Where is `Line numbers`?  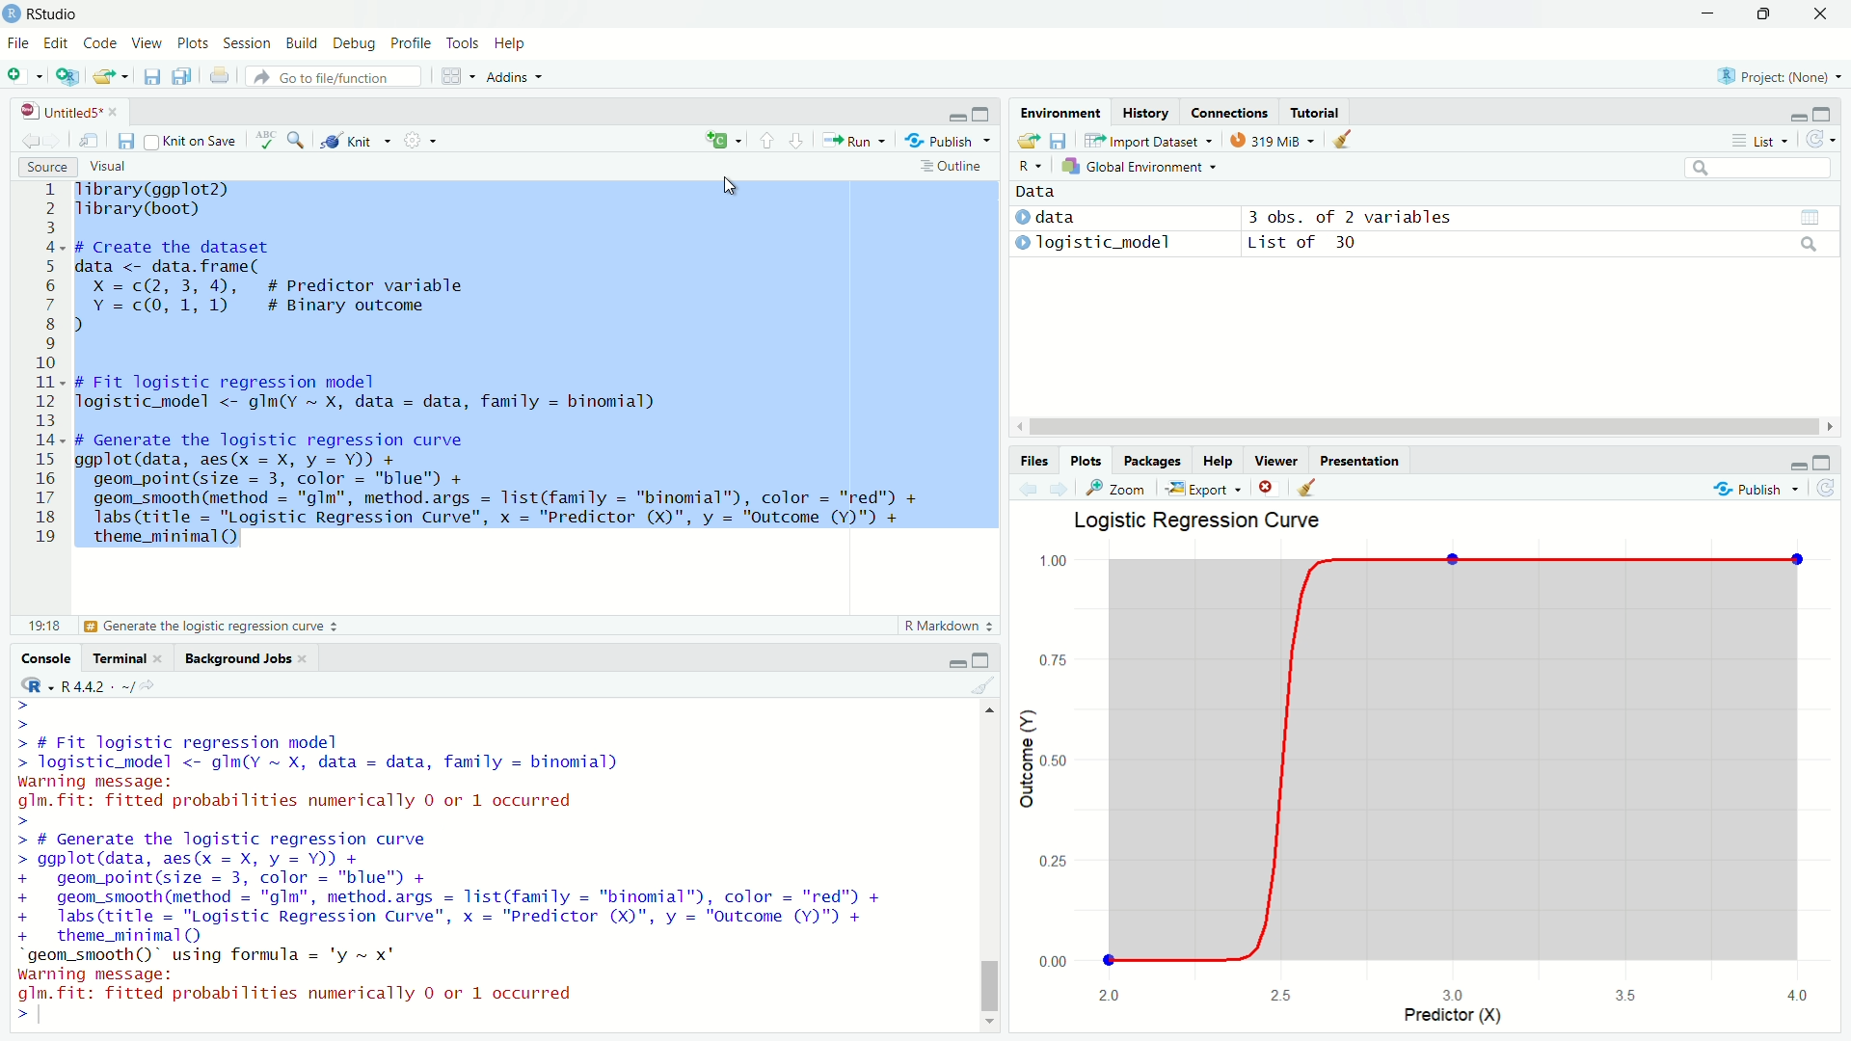 Line numbers is located at coordinates (40, 369).